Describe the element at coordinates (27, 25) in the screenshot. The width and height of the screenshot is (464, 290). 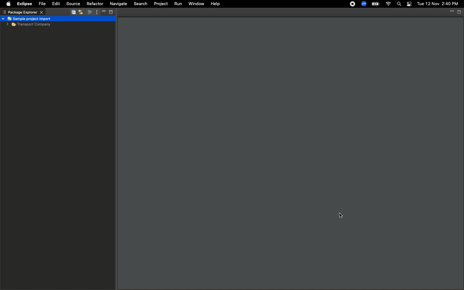
I see `Imported sample file` at that location.